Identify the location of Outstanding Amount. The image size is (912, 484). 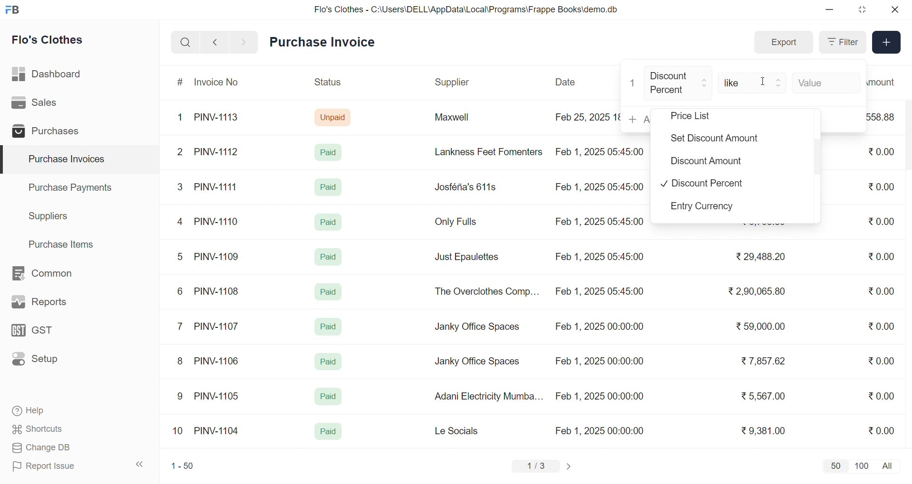
(886, 82).